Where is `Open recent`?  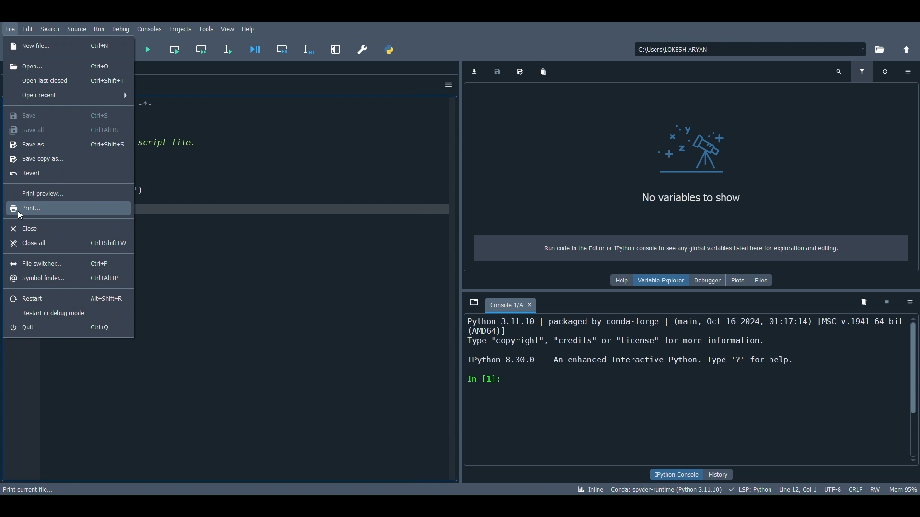
Open recent is located at coordinates (72, 81).